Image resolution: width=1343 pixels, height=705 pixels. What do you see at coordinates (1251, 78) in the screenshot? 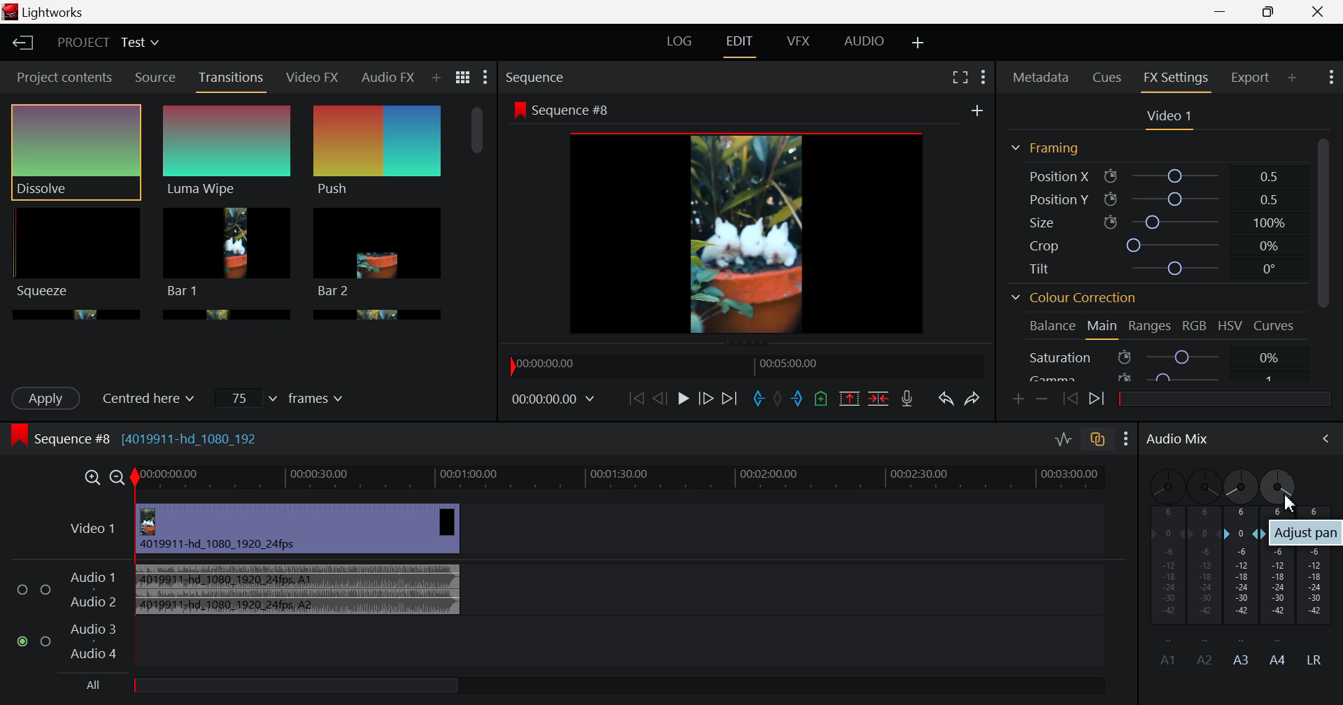
I see `Export` at bounding box center [1251, 78].